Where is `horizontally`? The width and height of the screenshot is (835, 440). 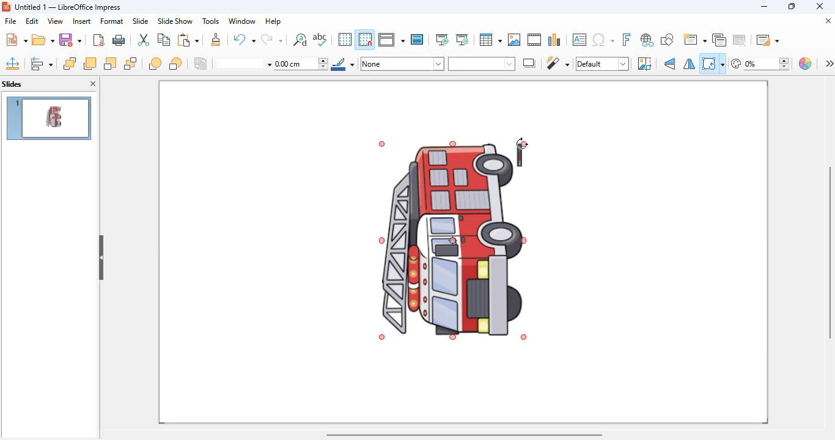 horizontally is located at coordinates (689, 64).